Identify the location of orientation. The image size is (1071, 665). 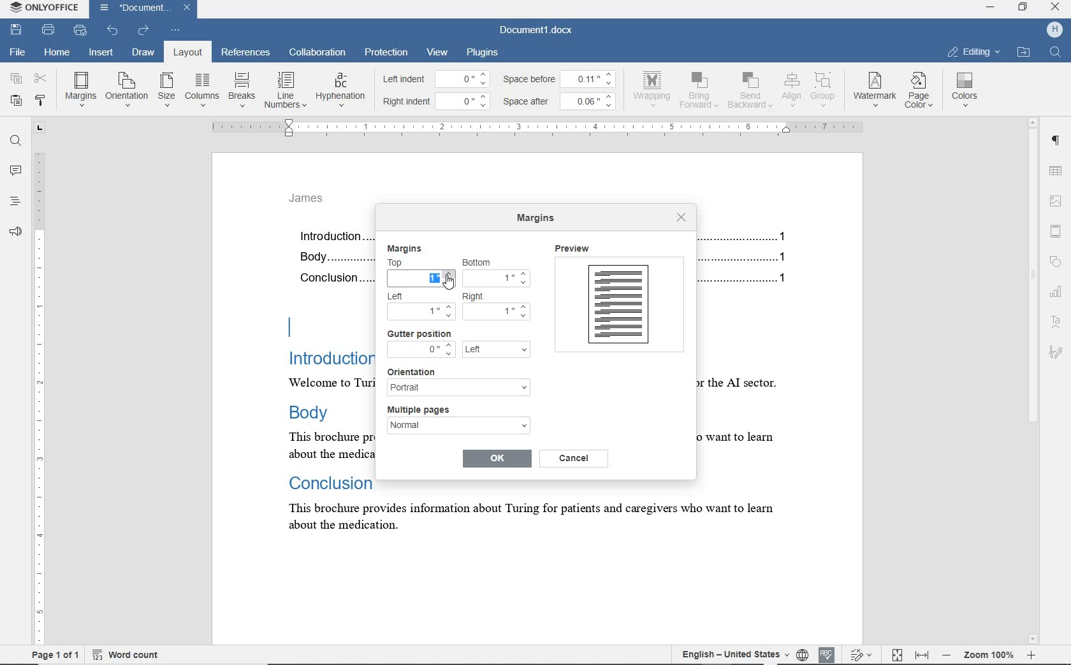
(420, 371).